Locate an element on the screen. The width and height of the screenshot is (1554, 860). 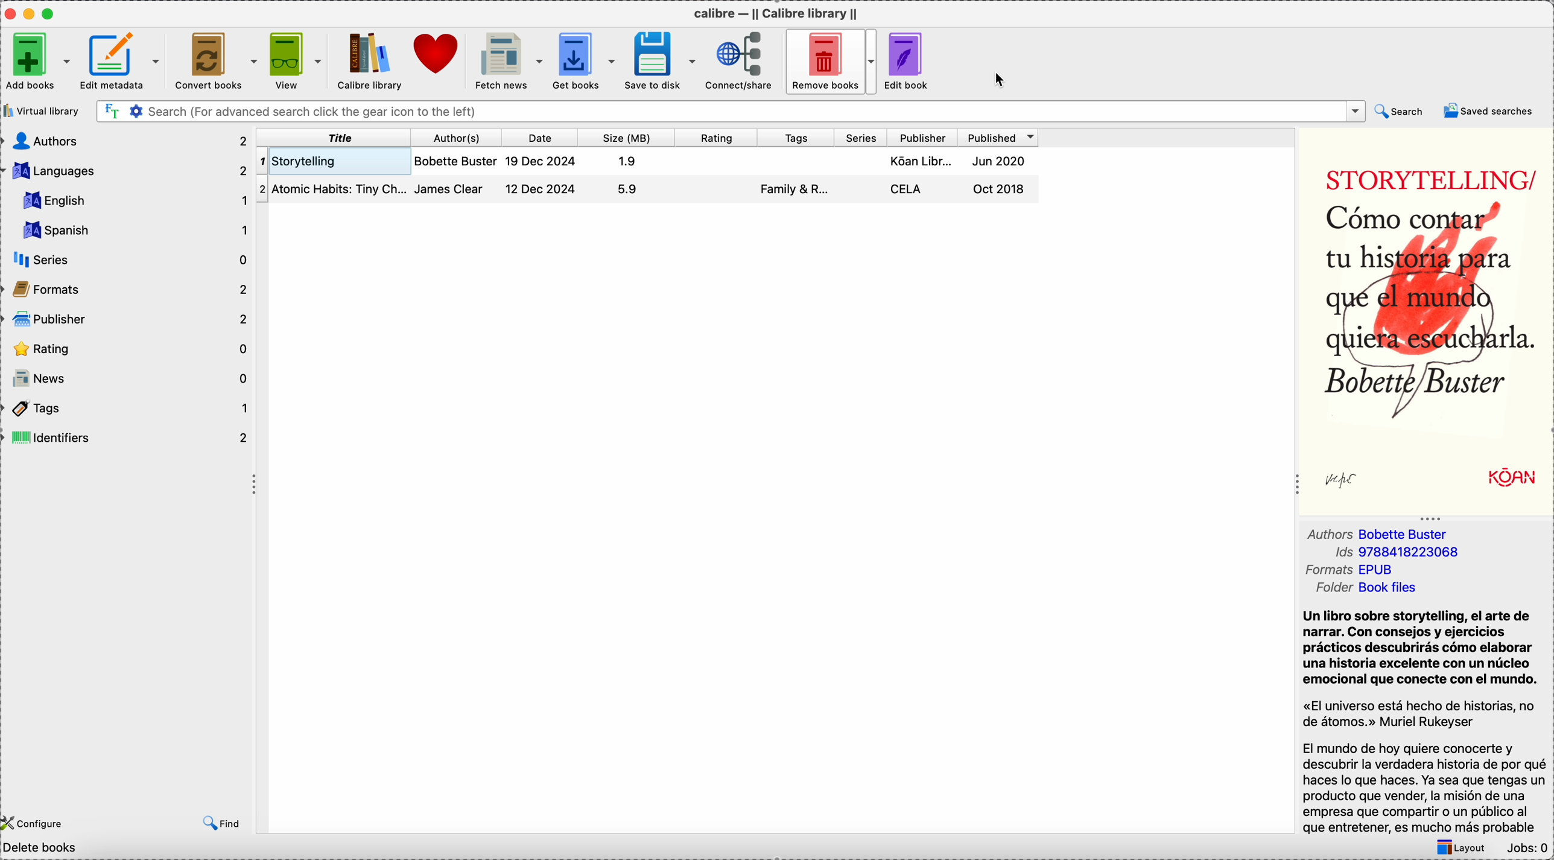
search bar is located at coordinates (731, 110).